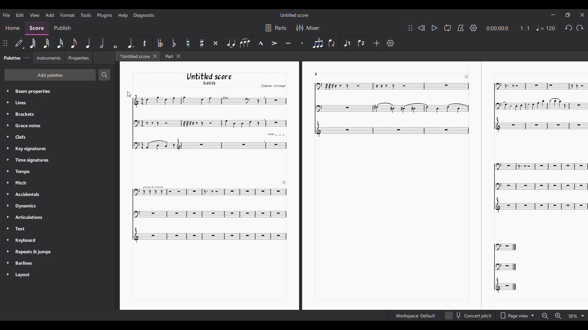 The height and width of the screenshot is (330, 588). Describe the element at coordinates (210, 145) in the screenshot. I see `` at that location.